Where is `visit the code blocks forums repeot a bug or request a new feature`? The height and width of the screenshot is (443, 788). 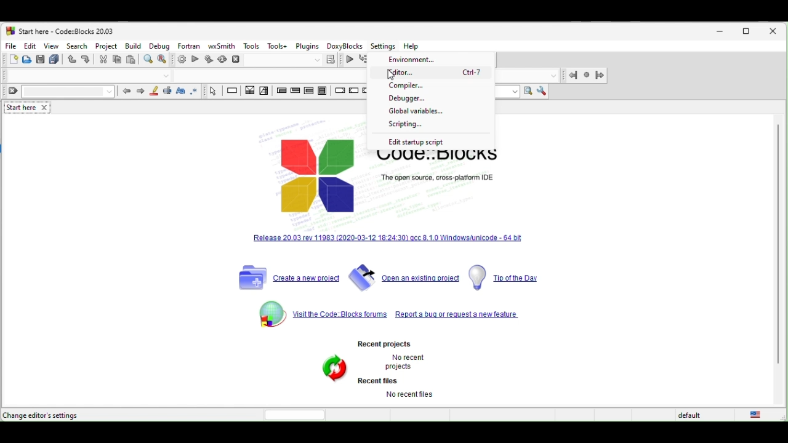
visit the code blocks forums repeot a bug or request a new feature is located at coordinates (390, 314).